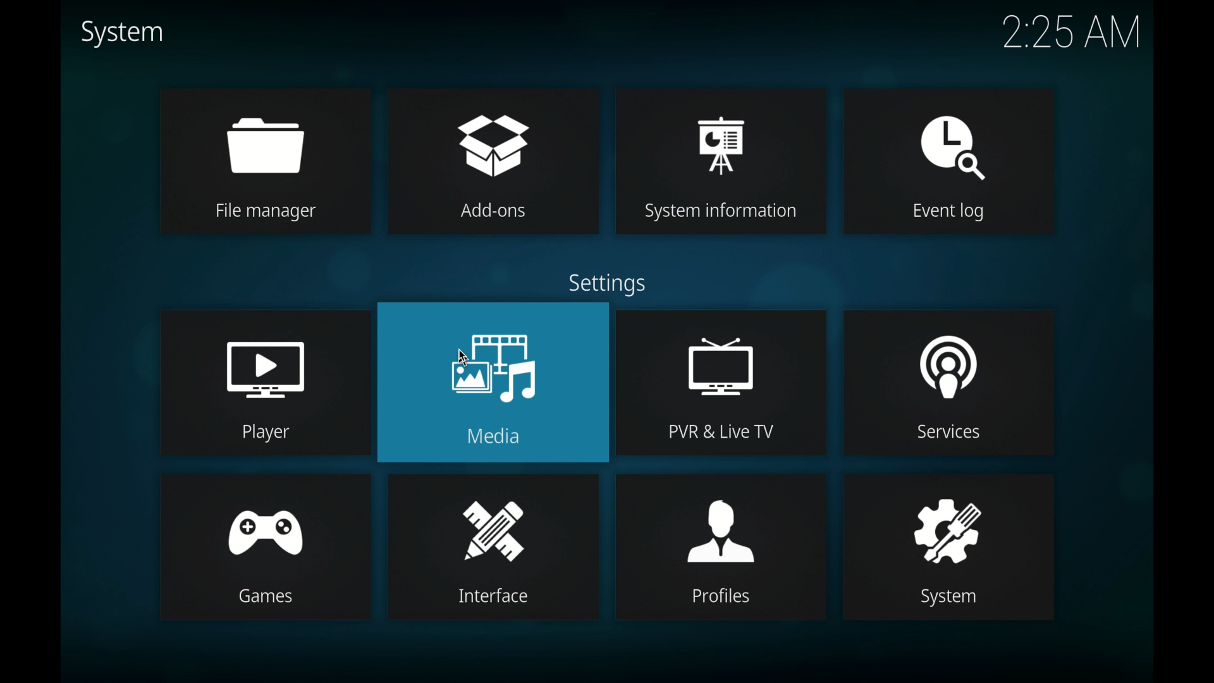  What do you see at coordinates (952, 212) in the screenshot?
I see `Event log` at bounding box center [952, 212].